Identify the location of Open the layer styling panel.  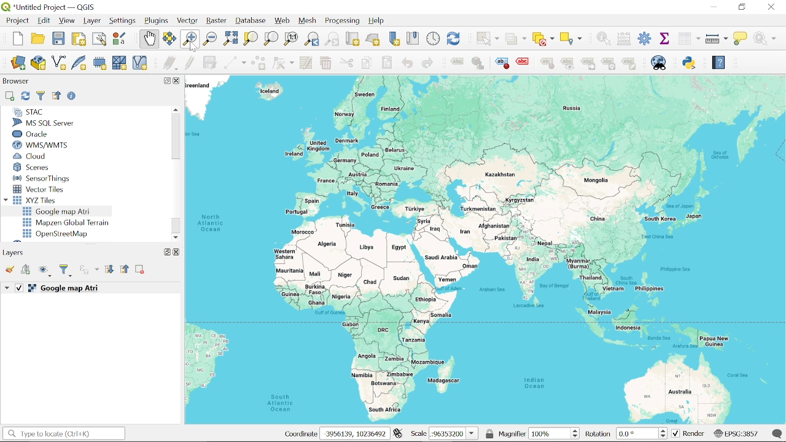
(11, 270).